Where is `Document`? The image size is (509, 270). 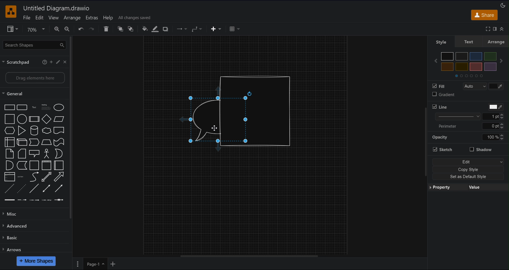 Document is located at coordinates (59, 131).